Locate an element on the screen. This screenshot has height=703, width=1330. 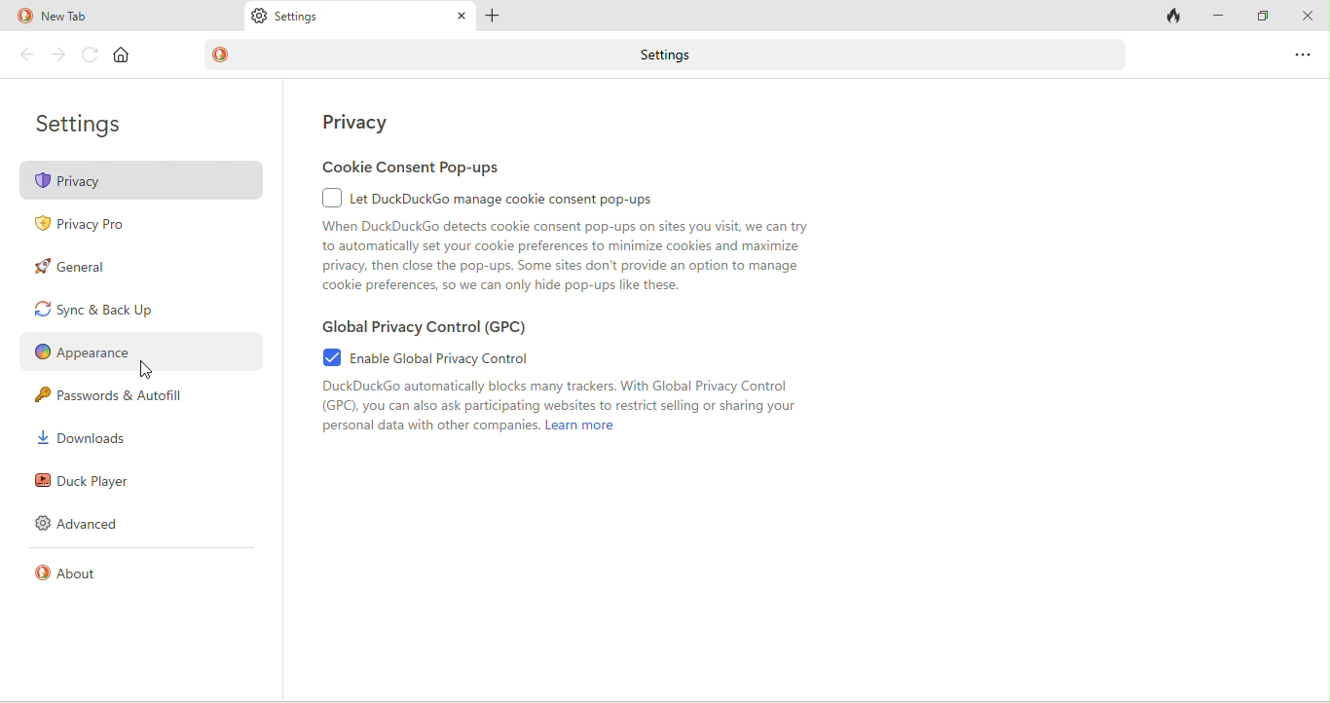
general is located at coordinates (99, 268).